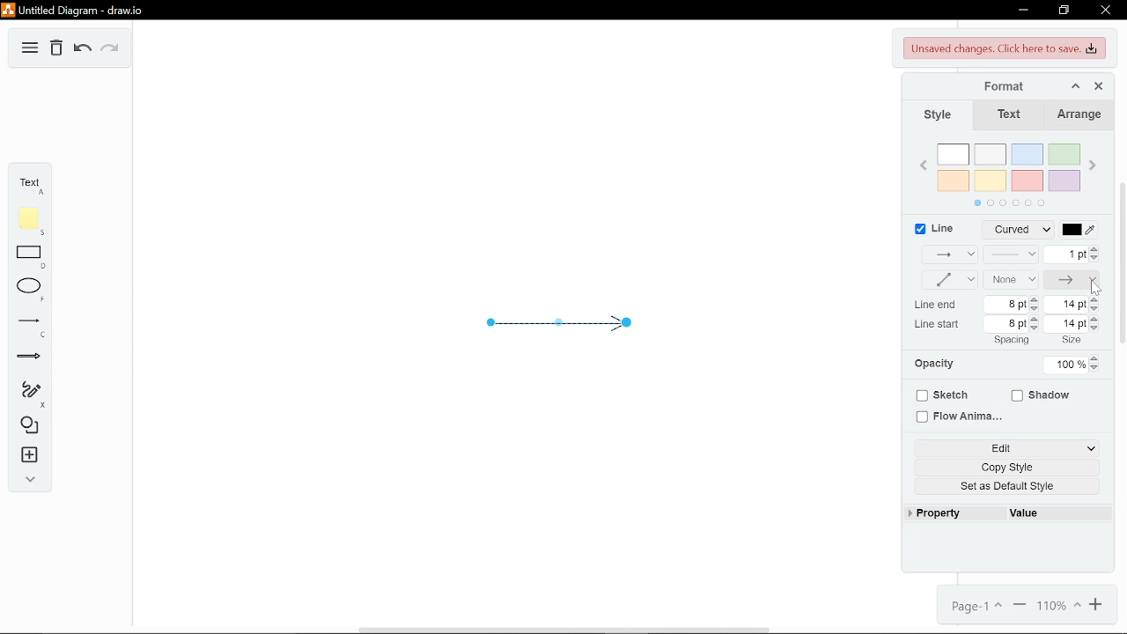 The height and width of the screenshot is (634, 1127). Describe the element at coordinates (1093, 166) in the screenshot. I see `Next` at that location.